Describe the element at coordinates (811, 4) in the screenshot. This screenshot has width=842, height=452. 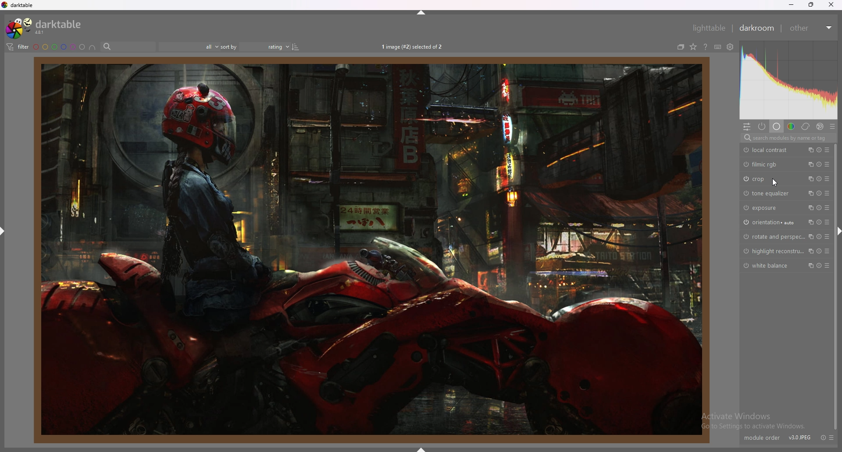
I see `resize` at that location.